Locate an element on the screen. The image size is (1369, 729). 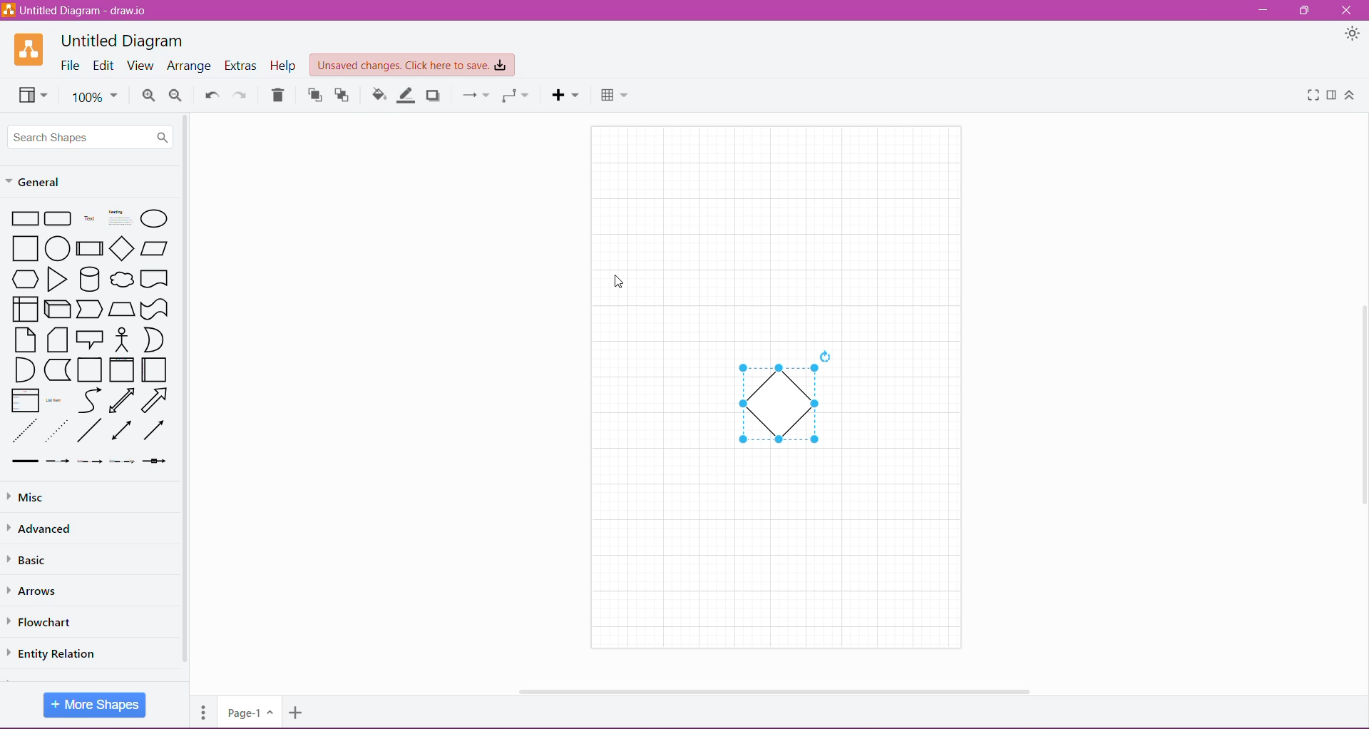
Redo is located at coordinates (244, 95).